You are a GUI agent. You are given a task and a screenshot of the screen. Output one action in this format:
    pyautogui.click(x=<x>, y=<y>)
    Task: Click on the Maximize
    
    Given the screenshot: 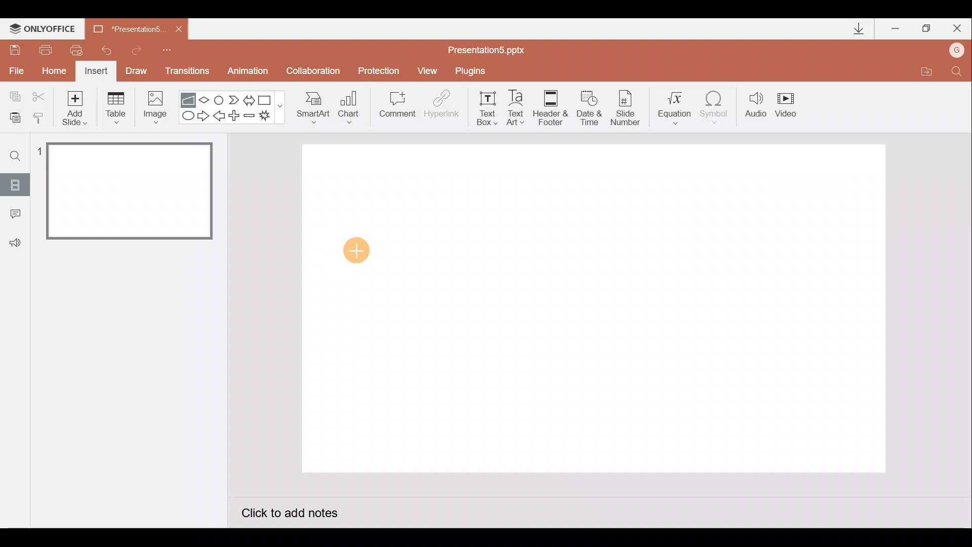 What is the action you would take?
    pyautogui.click(x=926, y=29)
    